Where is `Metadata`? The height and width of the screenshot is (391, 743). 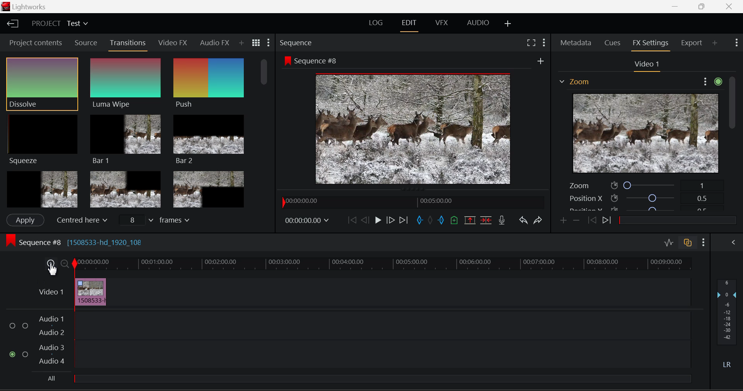
Metadata is located at coordinates (575, 42).